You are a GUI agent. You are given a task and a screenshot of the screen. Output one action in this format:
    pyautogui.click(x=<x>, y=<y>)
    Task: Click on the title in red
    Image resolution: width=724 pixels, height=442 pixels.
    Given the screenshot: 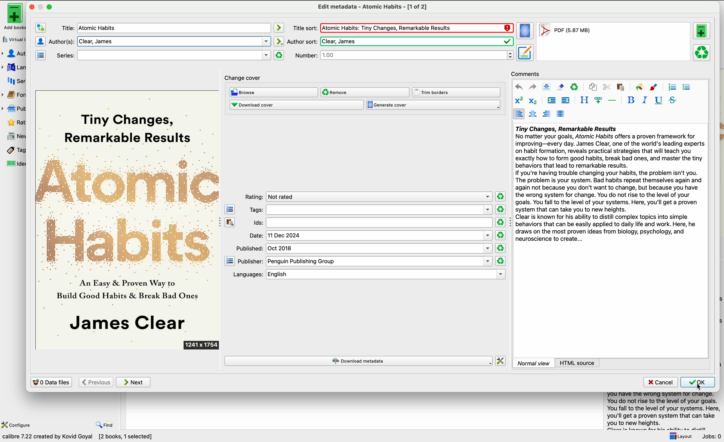 What is the action you would take?
    pyautogui.click(x=417, y=28)
    